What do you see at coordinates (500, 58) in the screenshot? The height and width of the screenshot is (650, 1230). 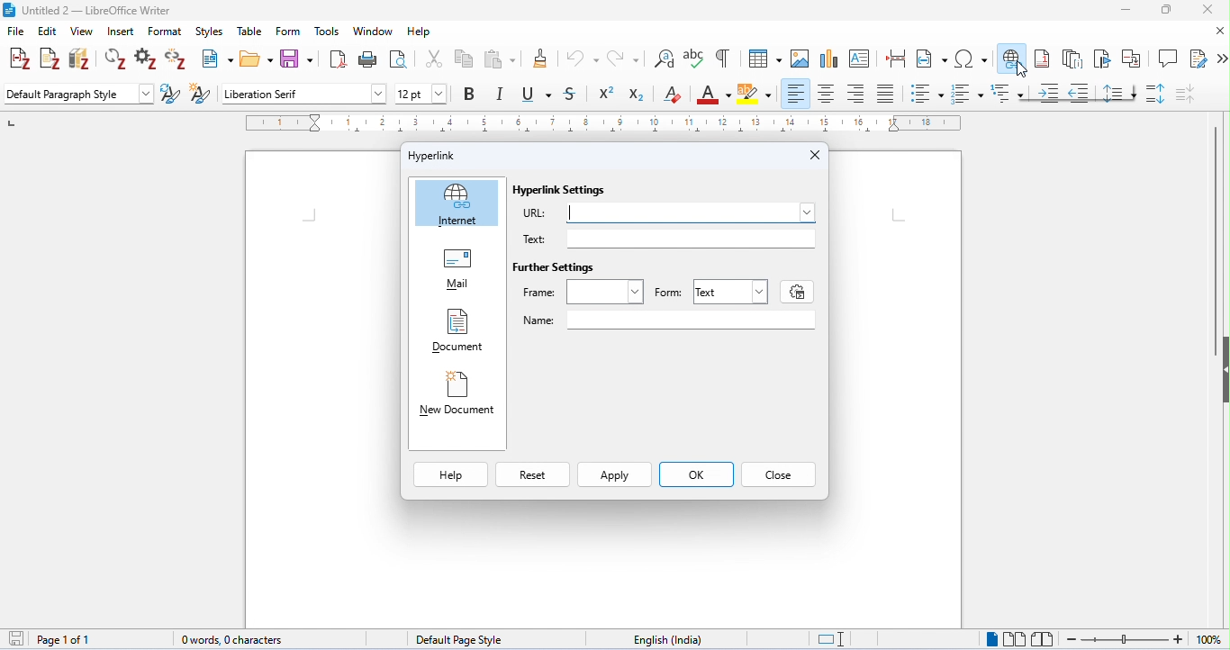 I see `paste` at bounding box center [500, 58].